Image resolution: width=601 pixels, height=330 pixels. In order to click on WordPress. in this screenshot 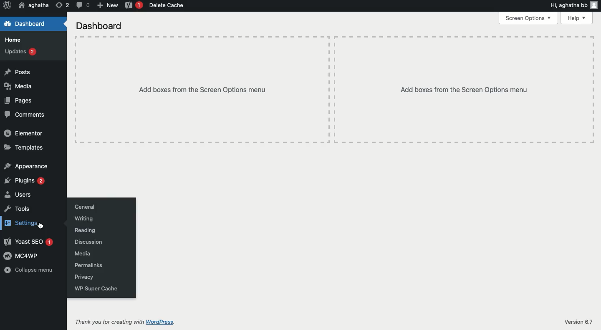, I will do `click(168, 321)`.